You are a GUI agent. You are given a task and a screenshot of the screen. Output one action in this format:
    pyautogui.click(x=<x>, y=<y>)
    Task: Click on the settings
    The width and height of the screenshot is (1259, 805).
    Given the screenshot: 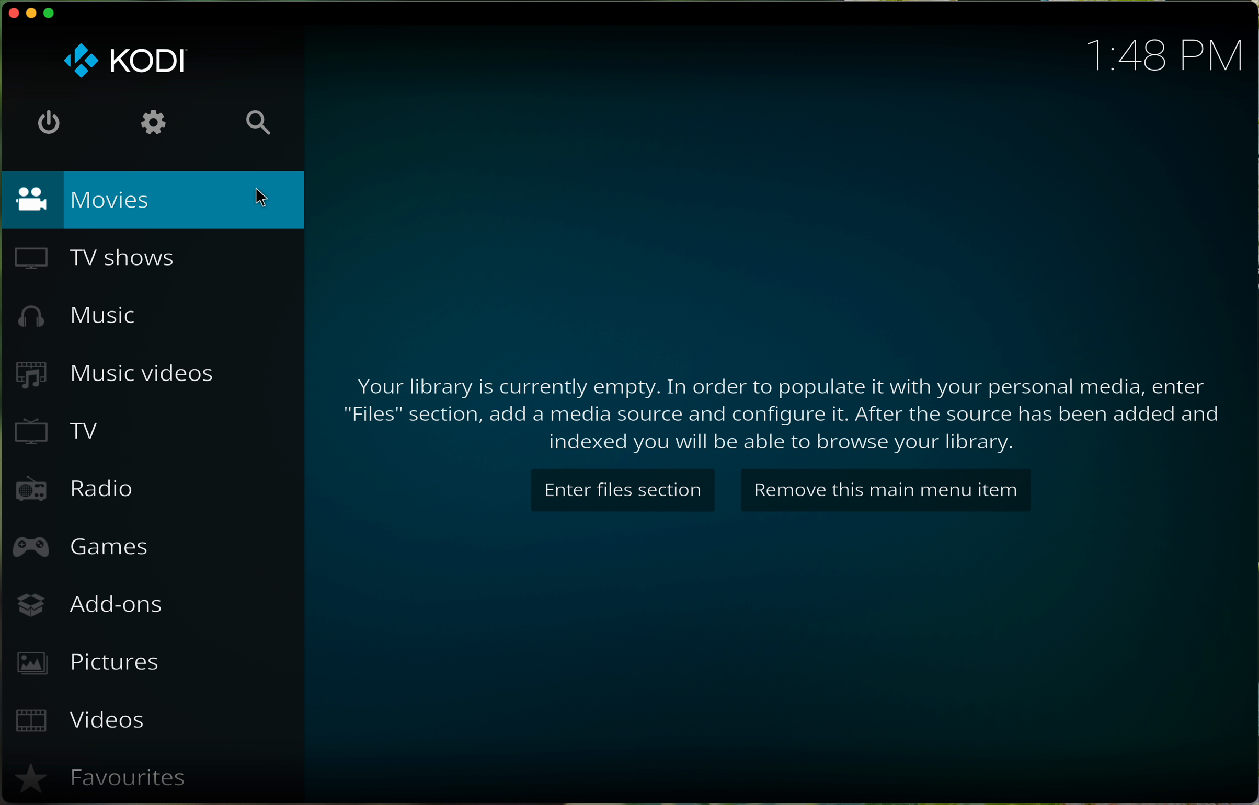 What is the action you would take?
    pyautogui.click(x=157, y=125)
    